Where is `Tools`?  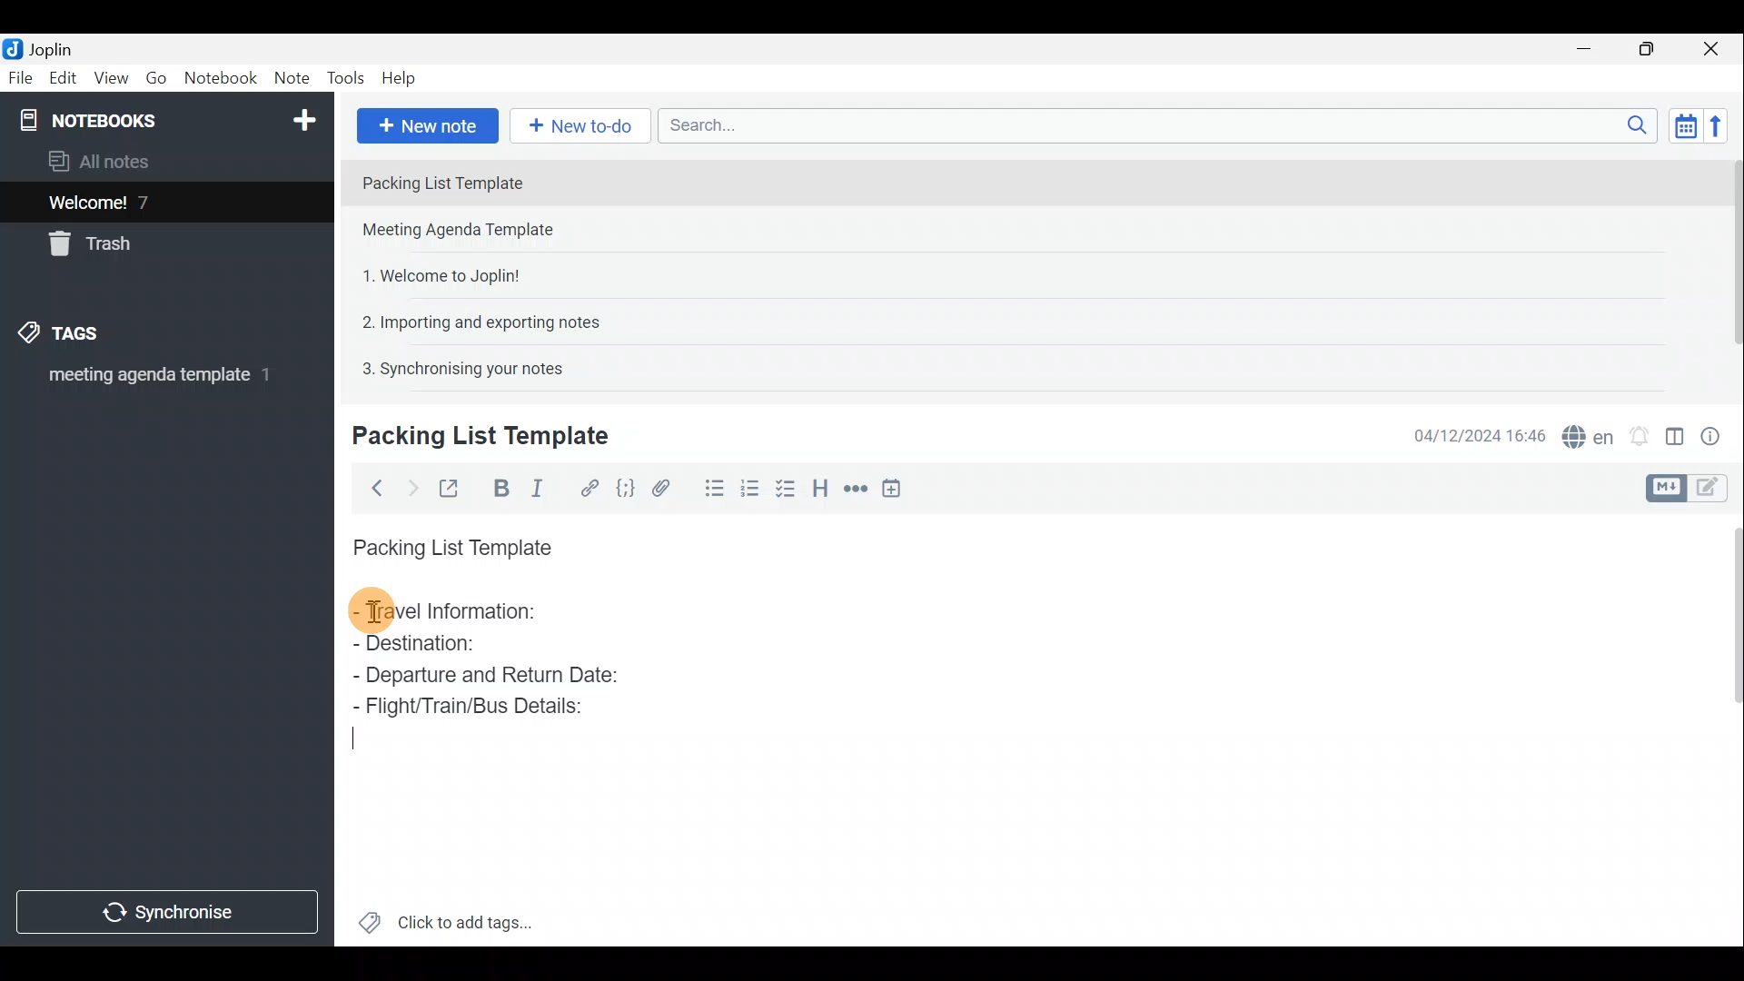 Tools is located at coordinates (348, 79).